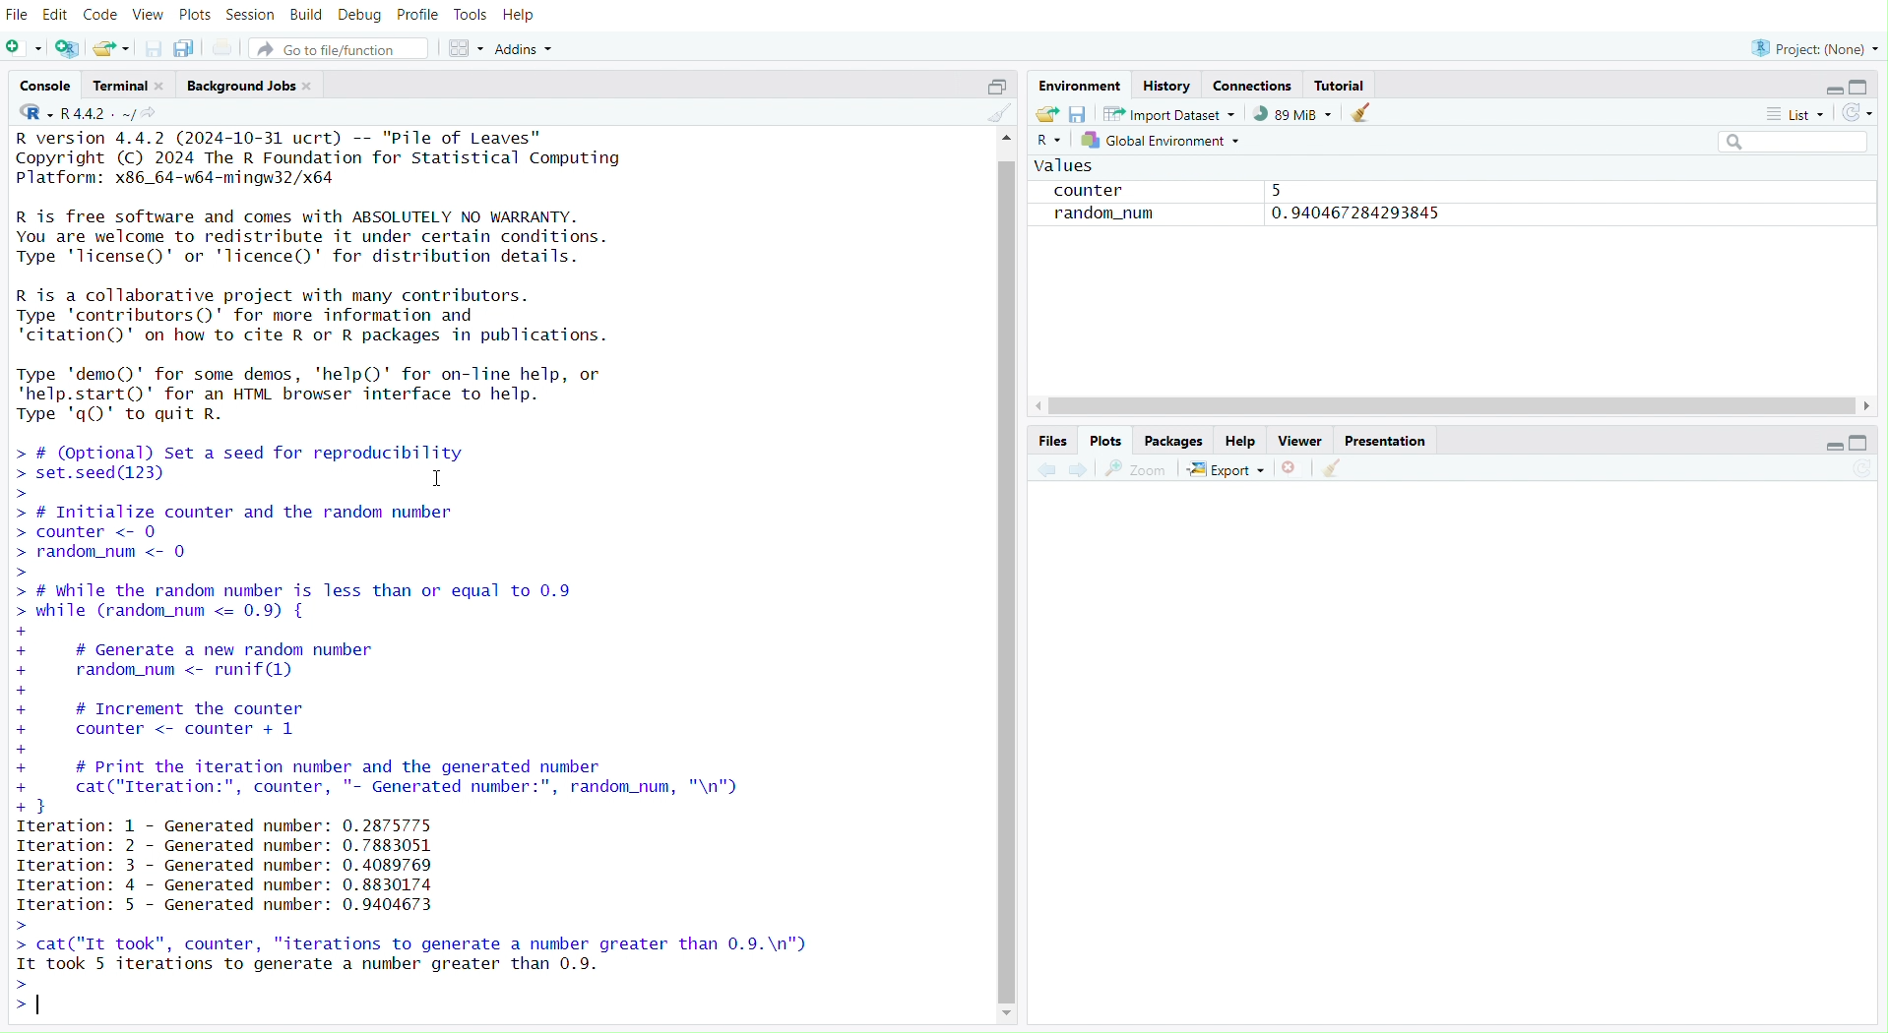 This screenshot has width=1888, height=1033. What do you see at coordinates (1173, 440) in the screenshot?
I see `Packages` at bounding box center [1173, 440].